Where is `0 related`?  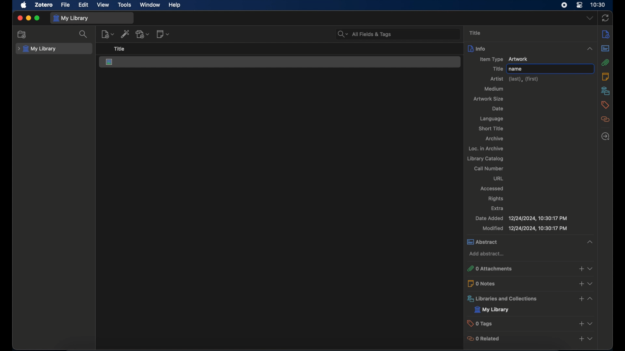
0 related is located at coordinates (492, 339).